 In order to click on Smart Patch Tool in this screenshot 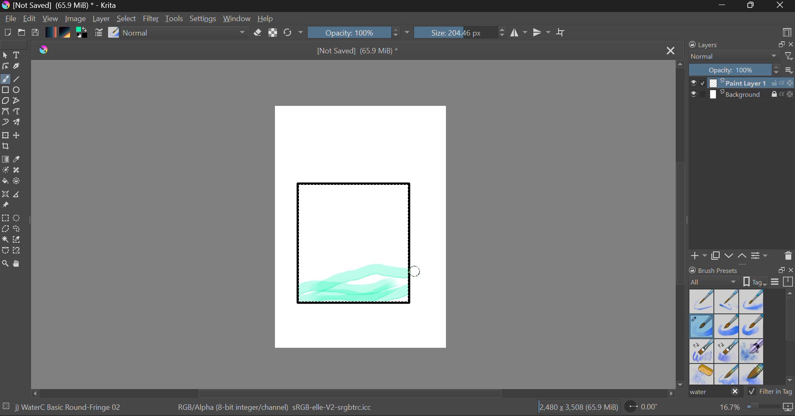, I will do `click(19, 172)`.